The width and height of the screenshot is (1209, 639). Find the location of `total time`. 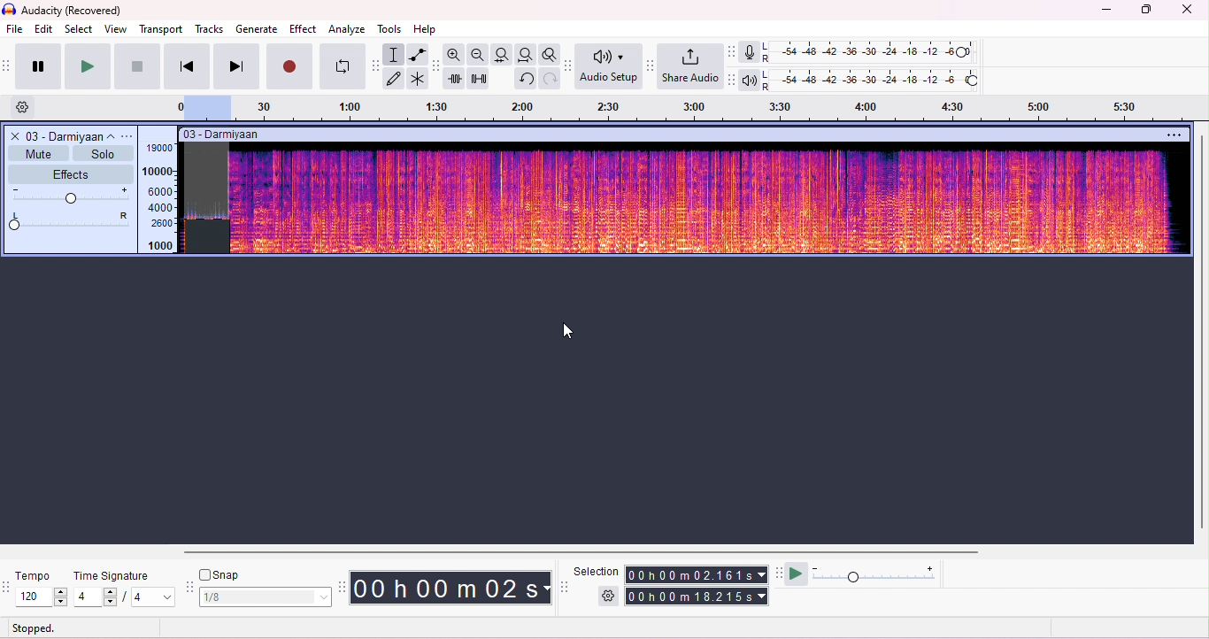

total time is located at coordinates (698, 597).